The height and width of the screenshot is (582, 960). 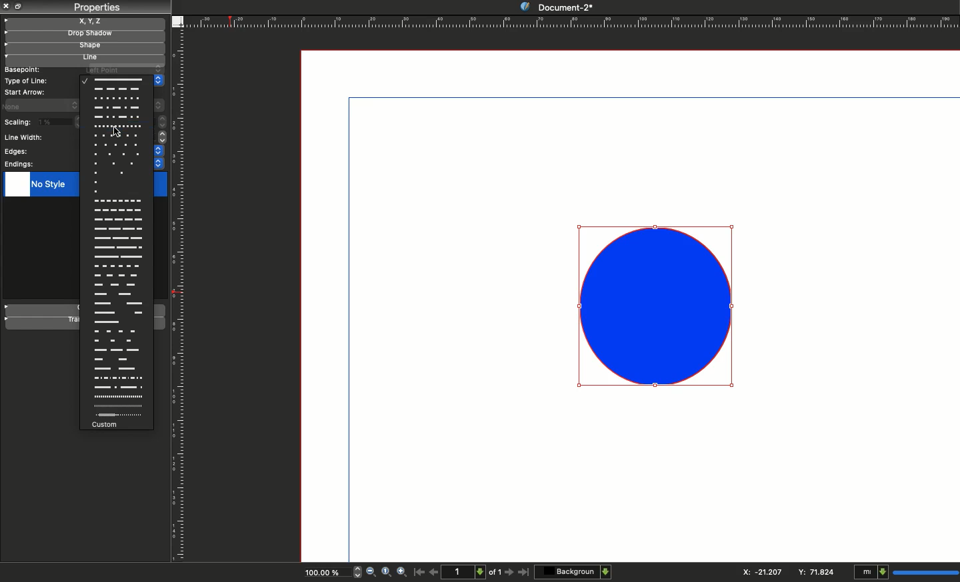 What do you see at coordinates (117, 294) in the screenshot?
I see `line option` at bounding box center [117, 294].